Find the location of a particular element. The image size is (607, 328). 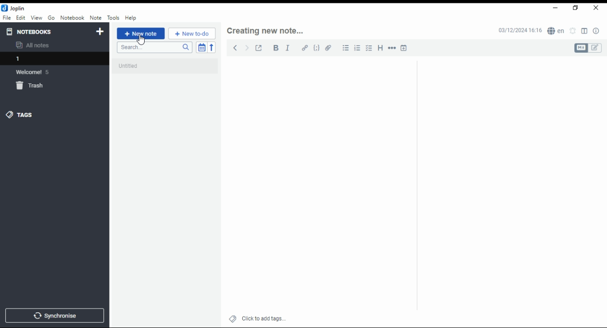

click to add tags is located at coordinates (264, 317).